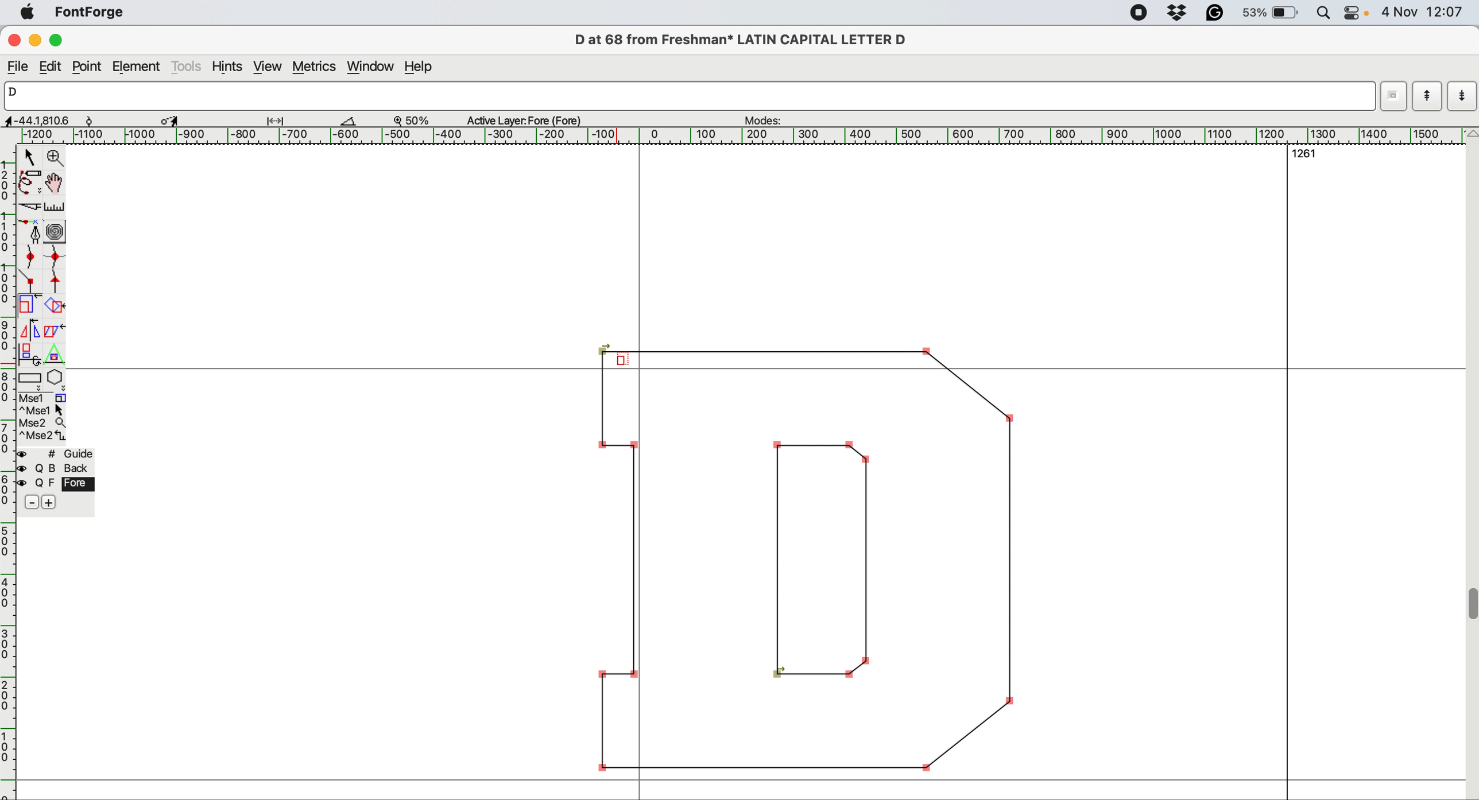  What do you see at coordinates (29, 306) in the screenshot?
I see `scale the selection` at bounding box center [29, 306].